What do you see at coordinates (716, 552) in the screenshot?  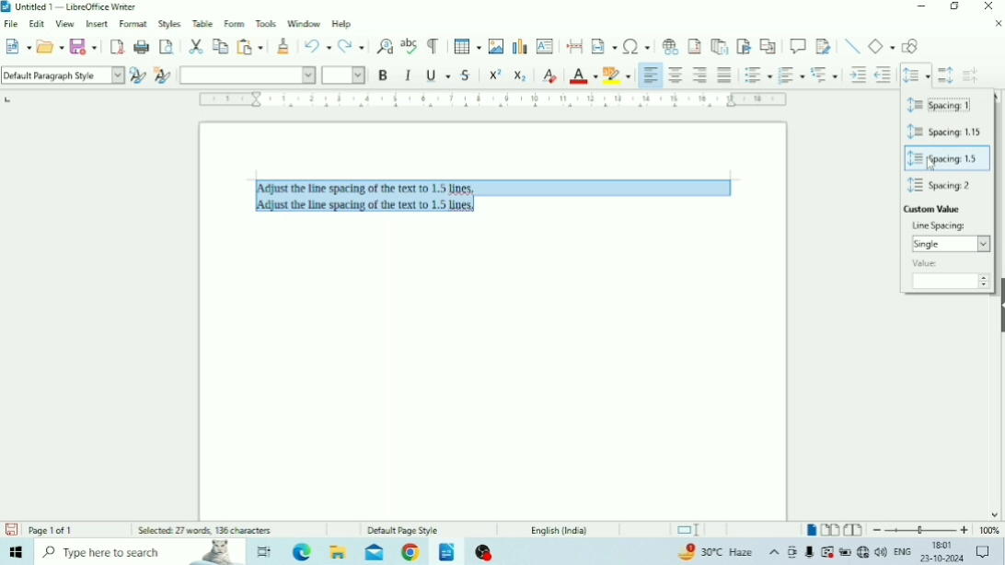 I see `Temperature` at bounding box center [716, 552].